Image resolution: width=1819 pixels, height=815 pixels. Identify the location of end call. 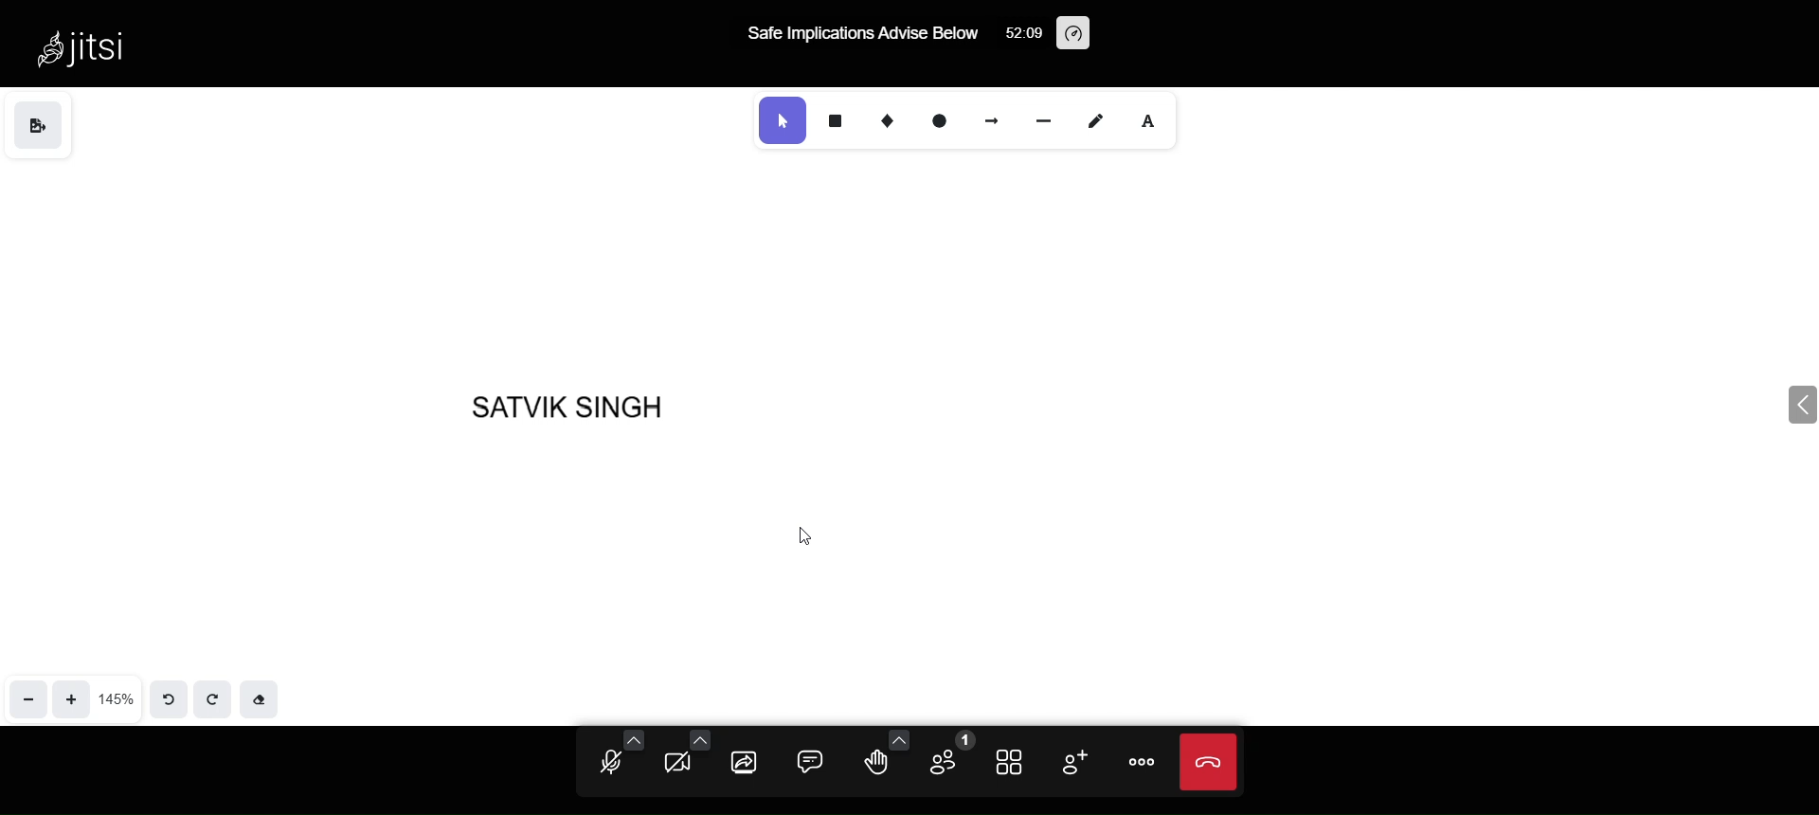
(1205, 765).